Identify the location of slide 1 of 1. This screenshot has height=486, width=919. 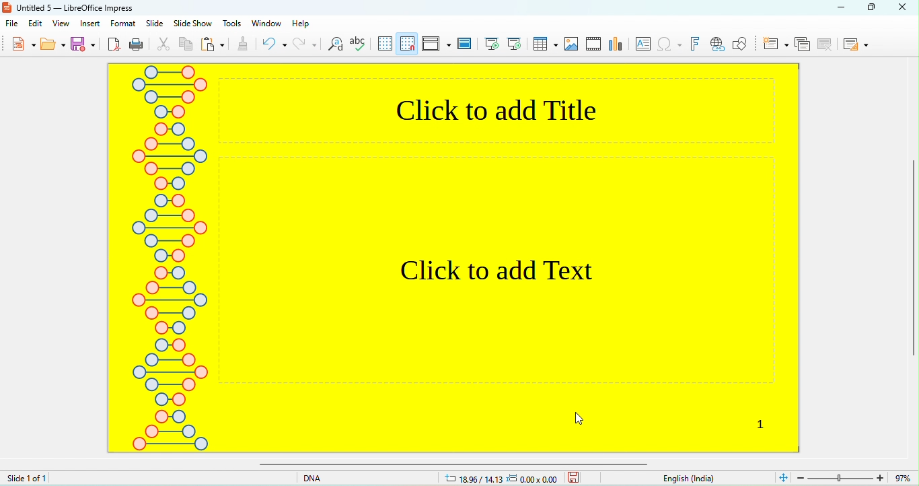
(27, 477).